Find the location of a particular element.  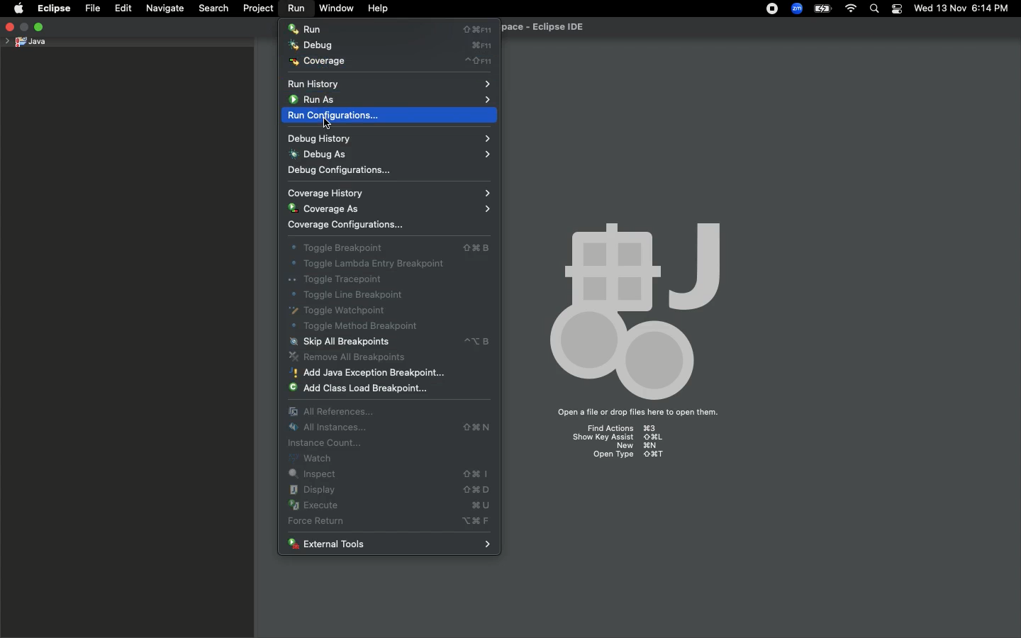

cursor is located at coordinates (327, 125).